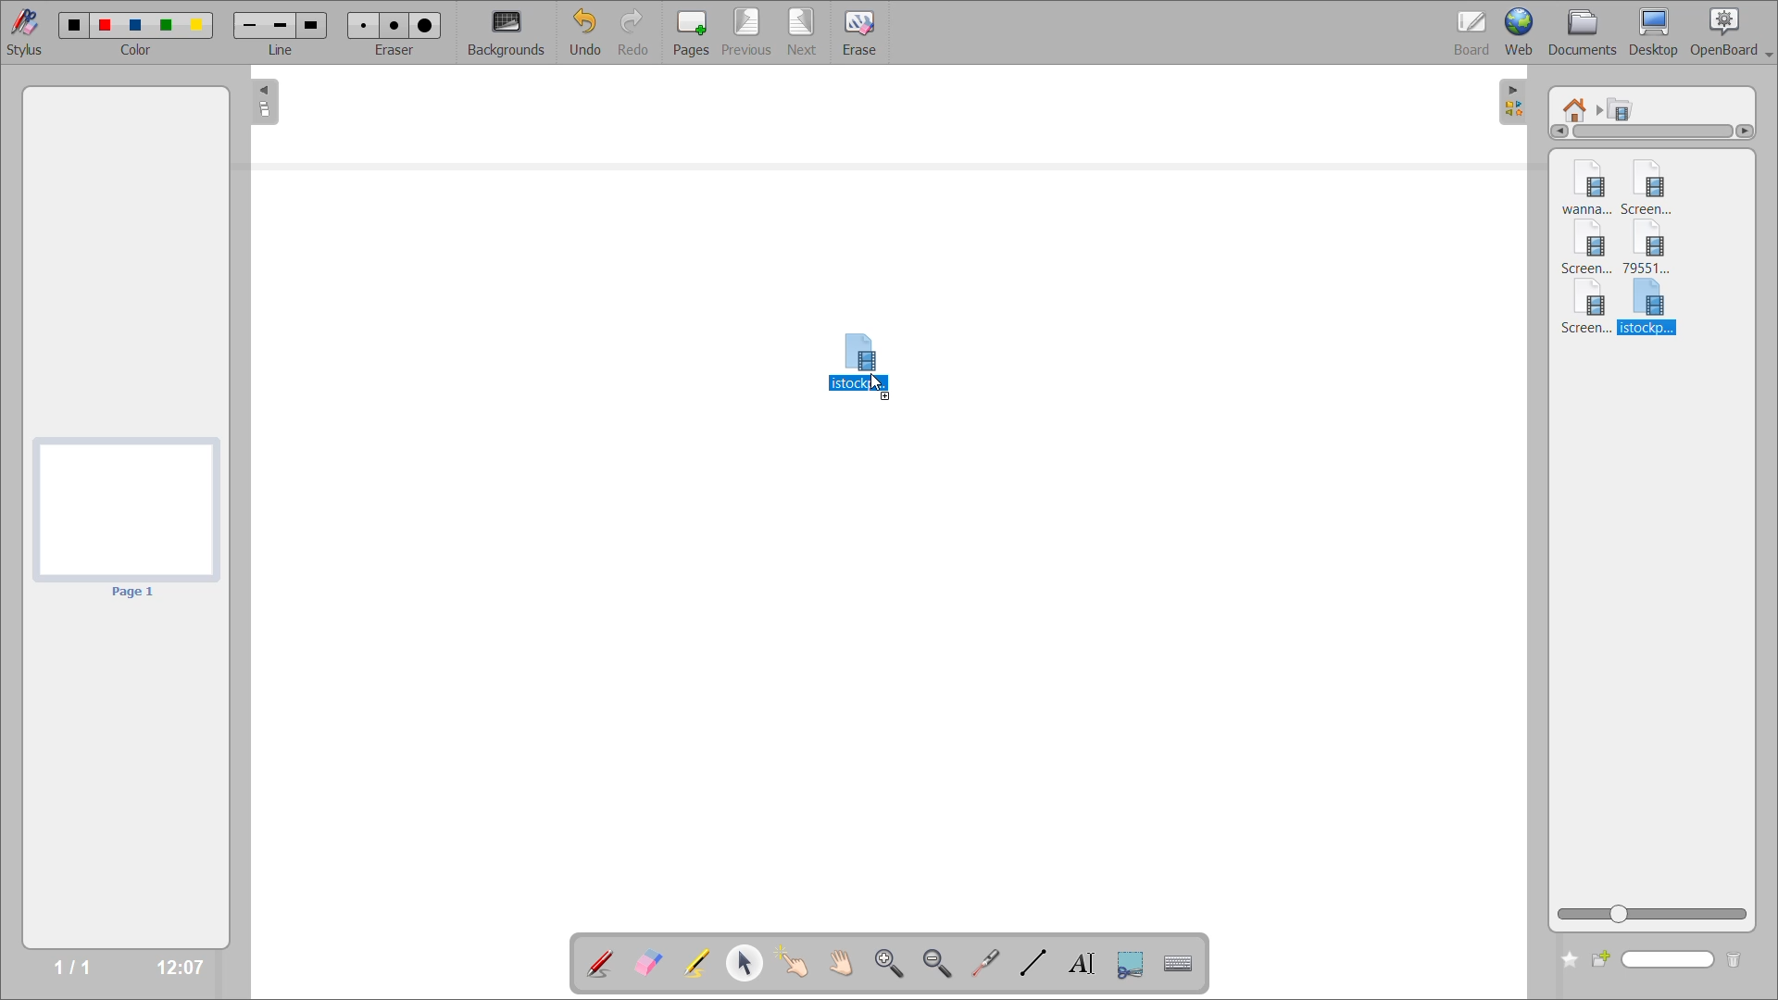 The height and width of the screenshot is (1000, 1778). I want to click on time stamp, so click(173, 965).